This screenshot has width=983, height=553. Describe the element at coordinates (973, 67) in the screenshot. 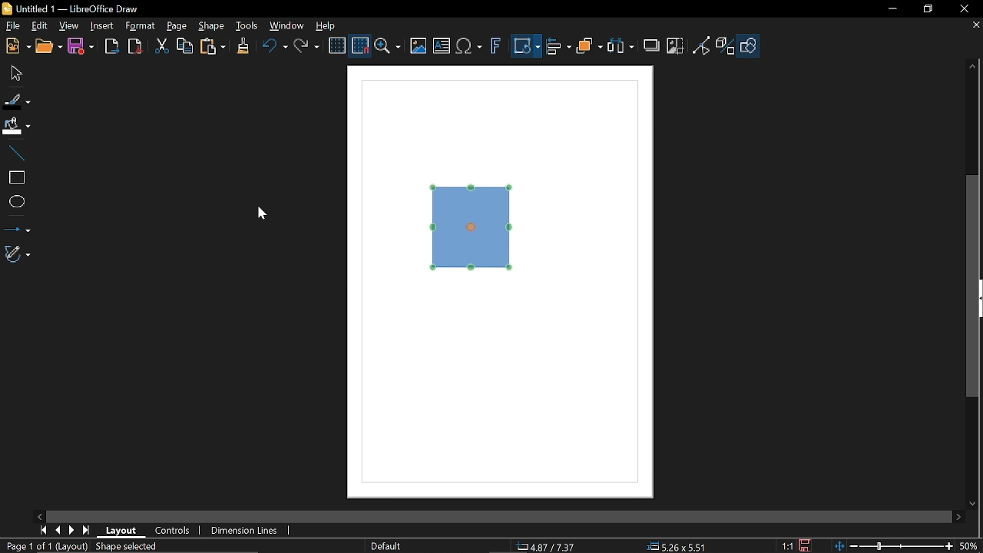

I see `Move up` at that location.